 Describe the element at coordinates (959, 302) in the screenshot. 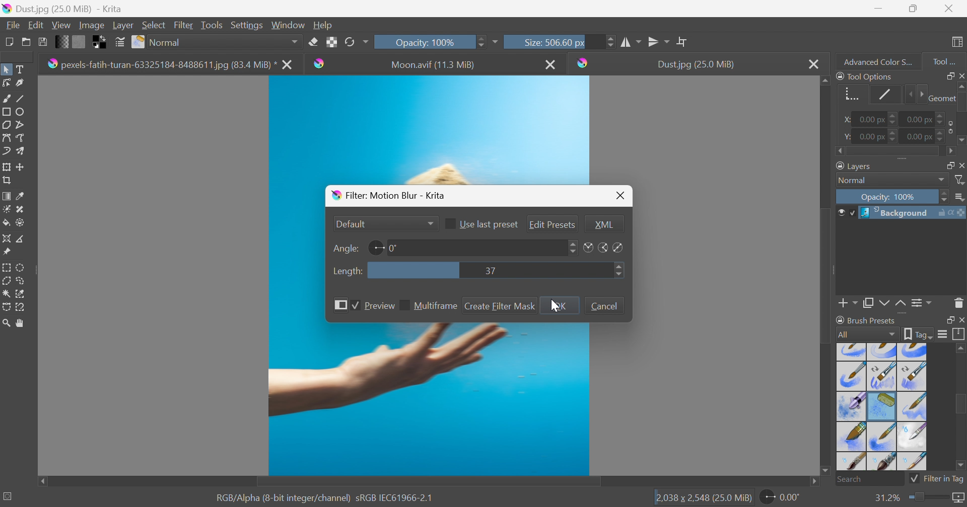

I see `Delete` at that location.